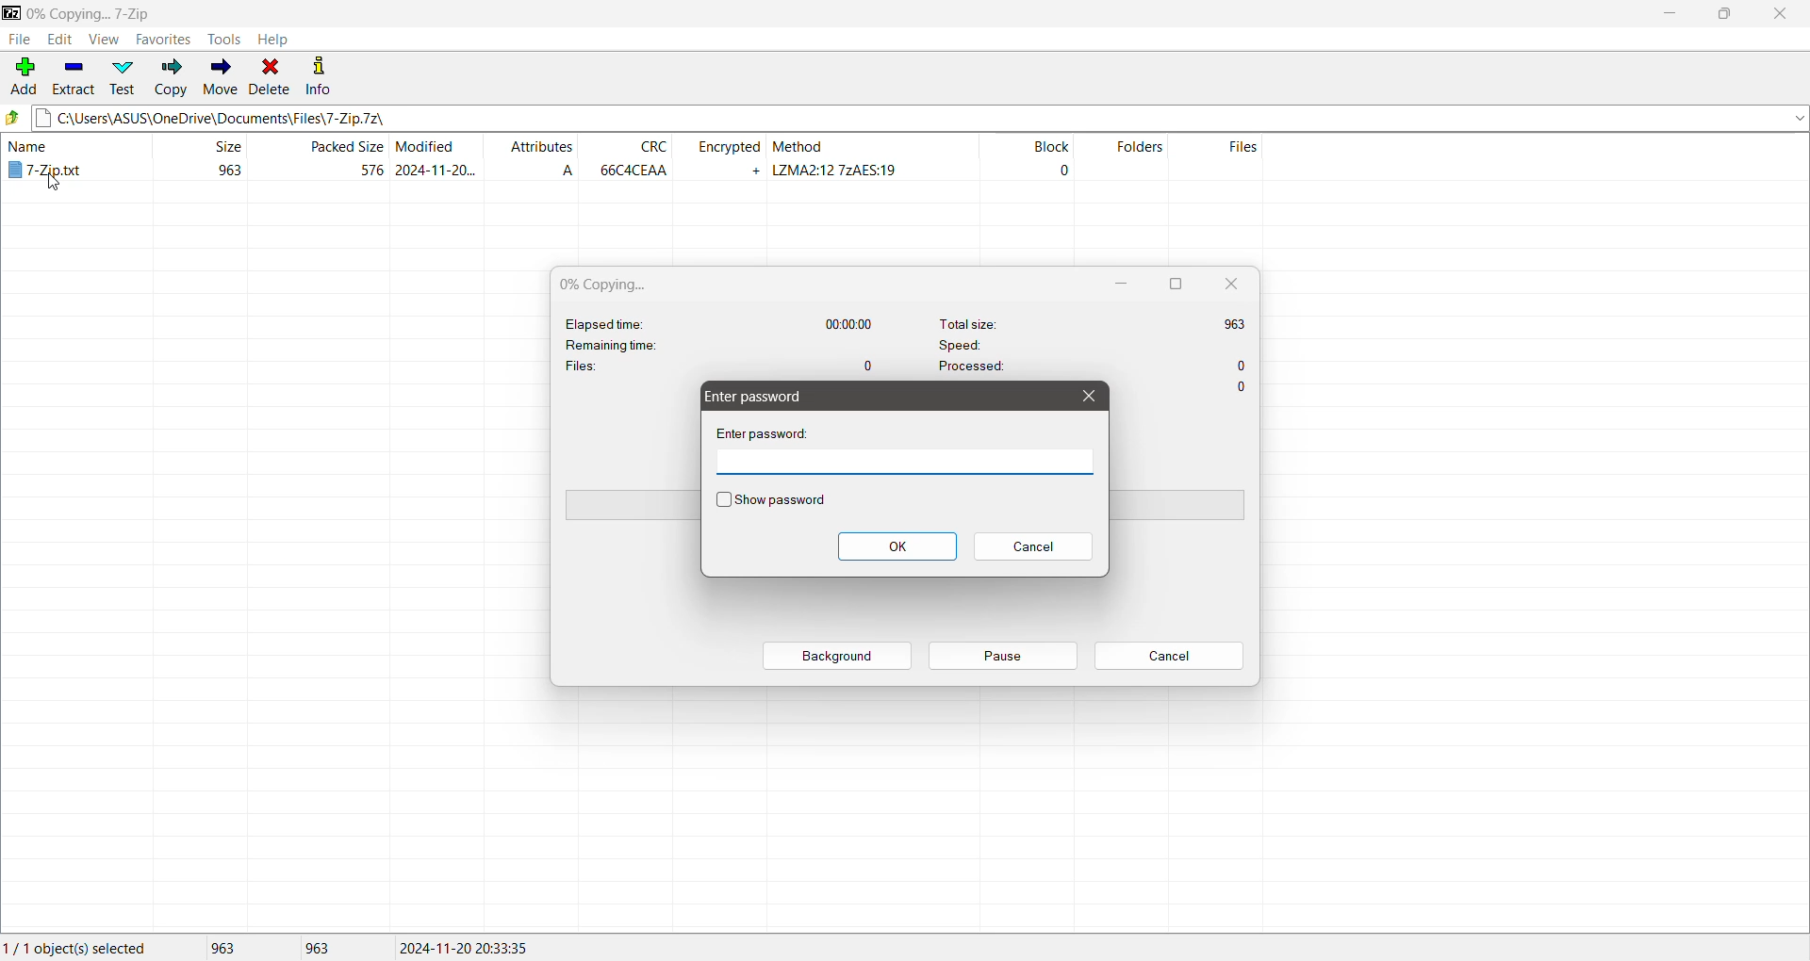  I want to click on 963, so click(232, 949).